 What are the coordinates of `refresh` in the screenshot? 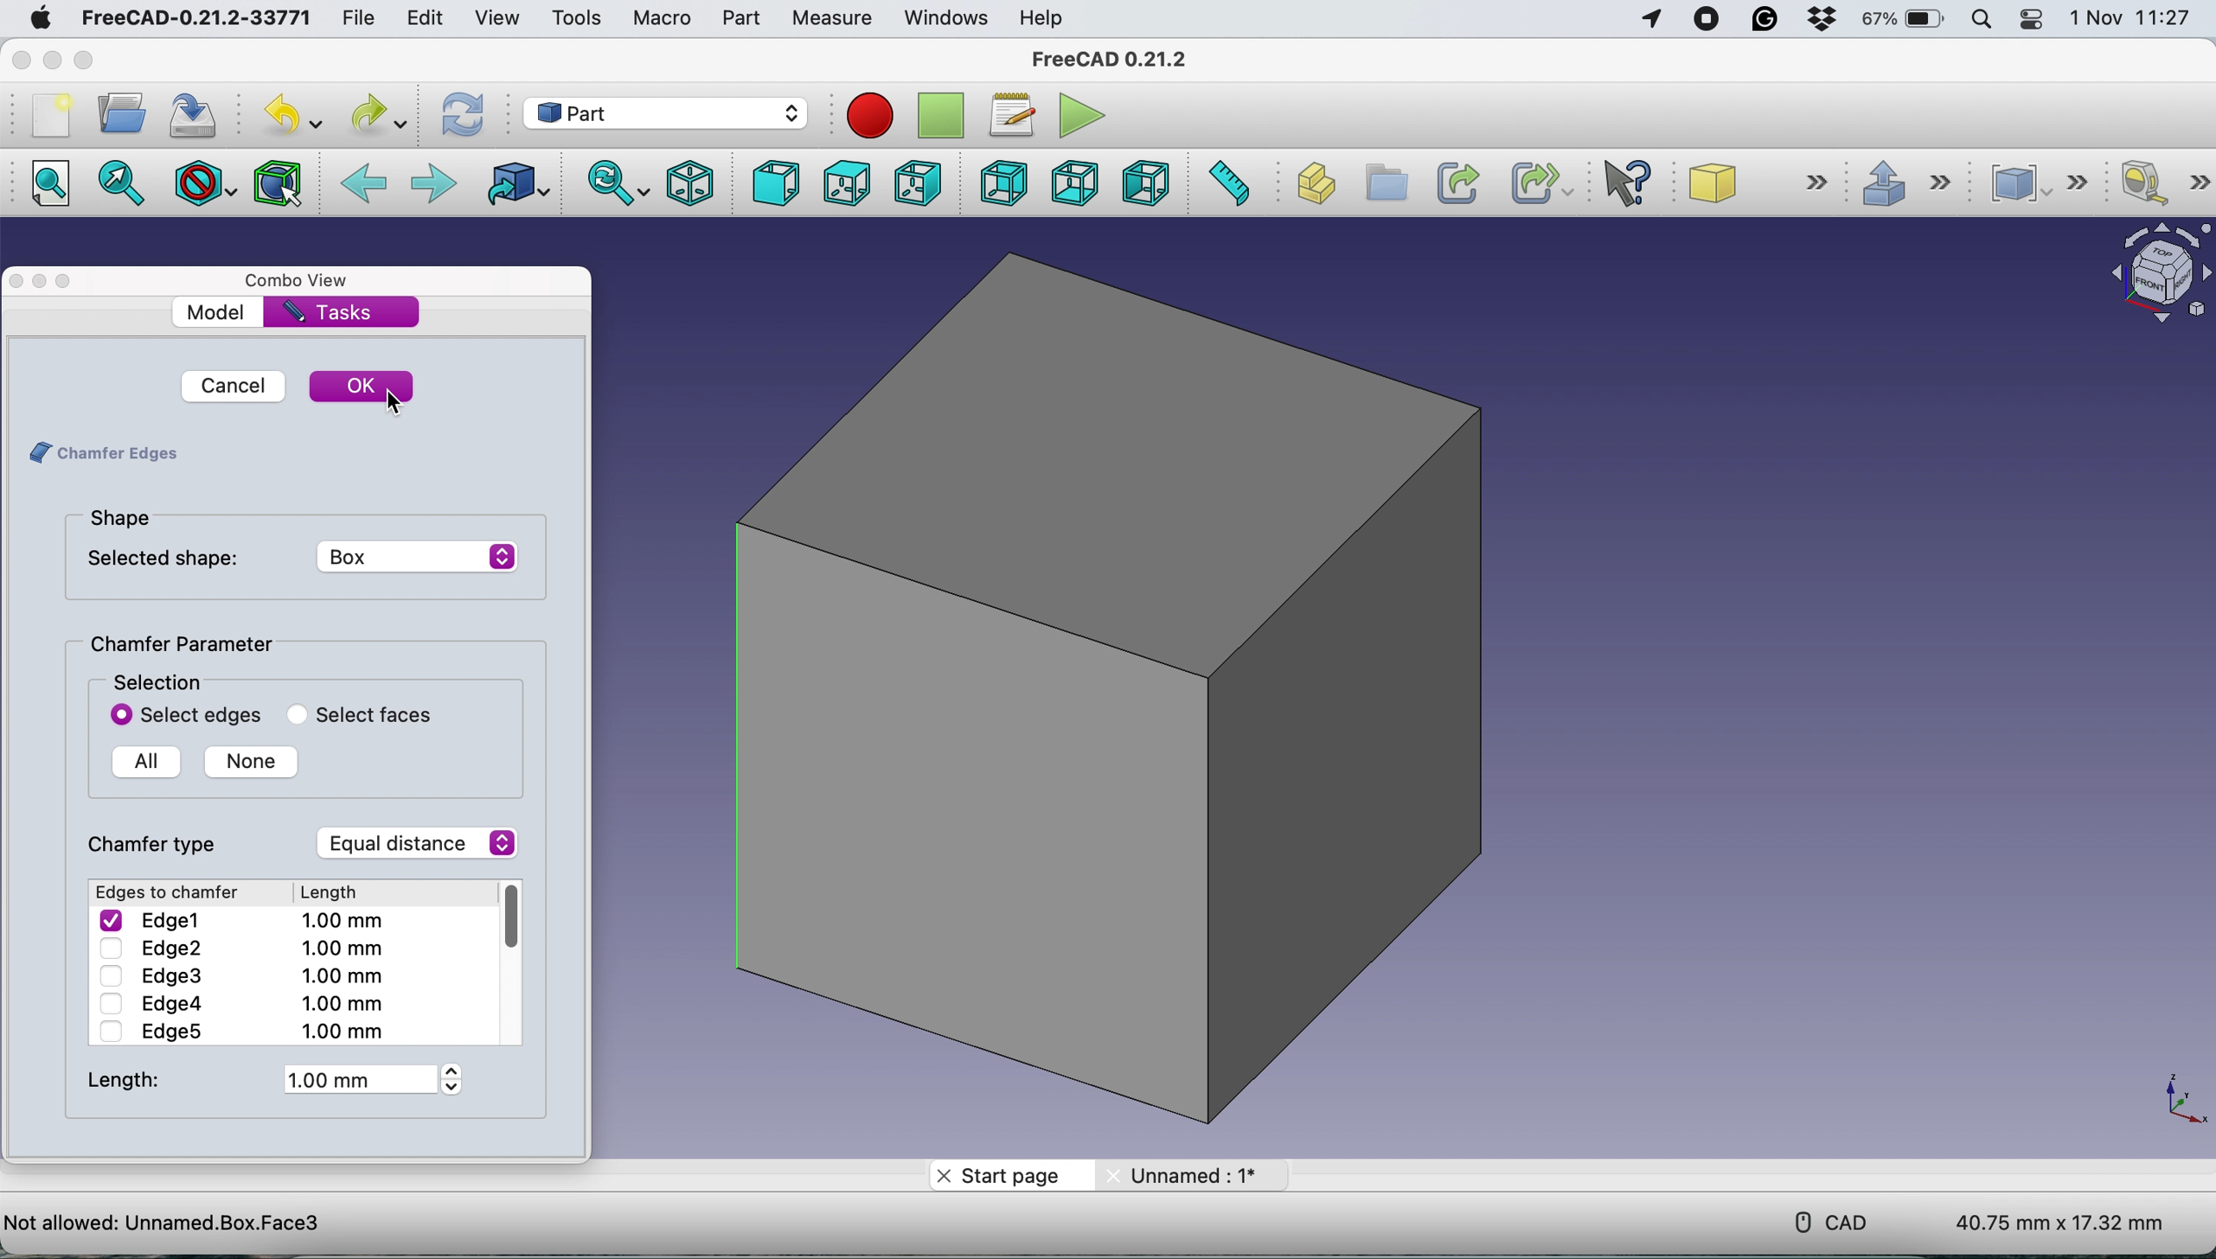 It's located at (460, 111).